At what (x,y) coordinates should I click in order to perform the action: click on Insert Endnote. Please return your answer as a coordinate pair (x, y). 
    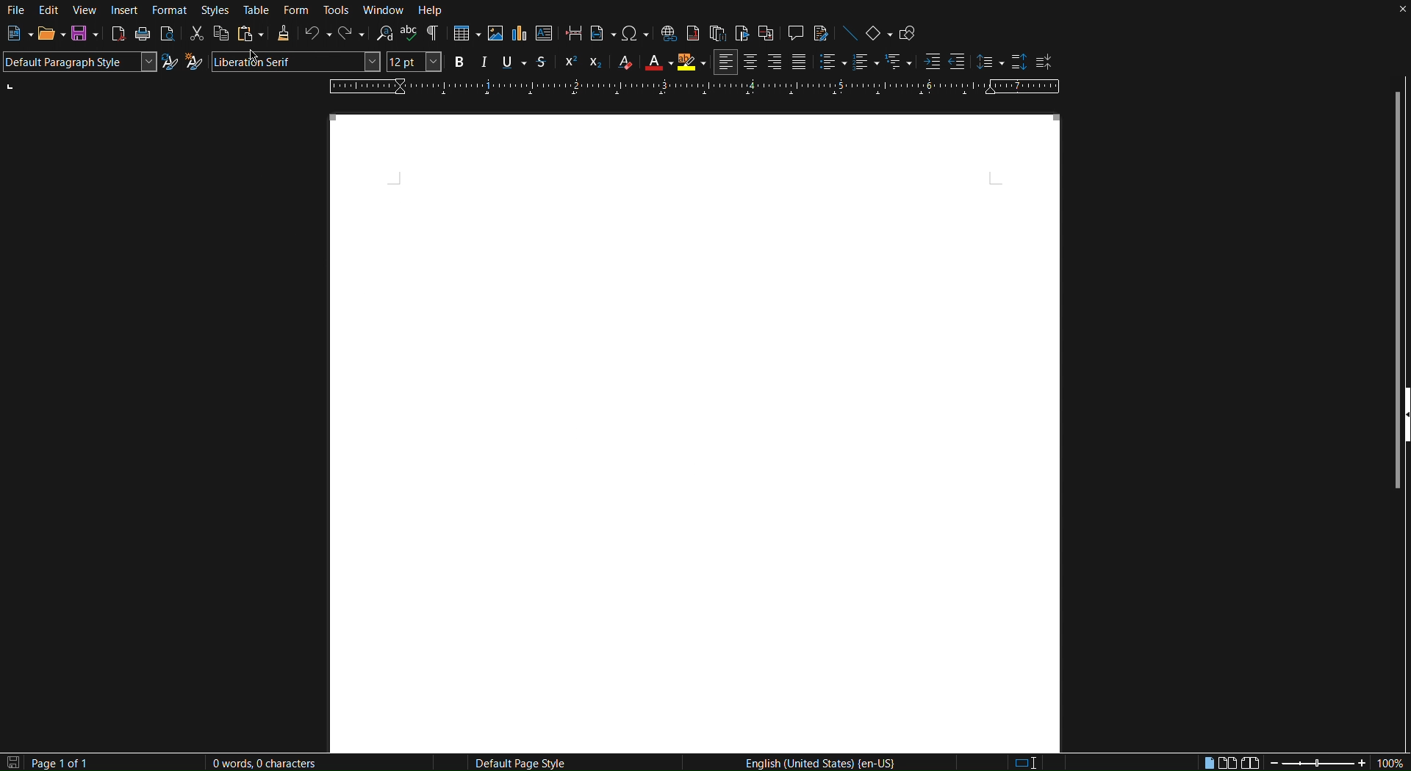
    Looking at the image, I should click on (717, 35).